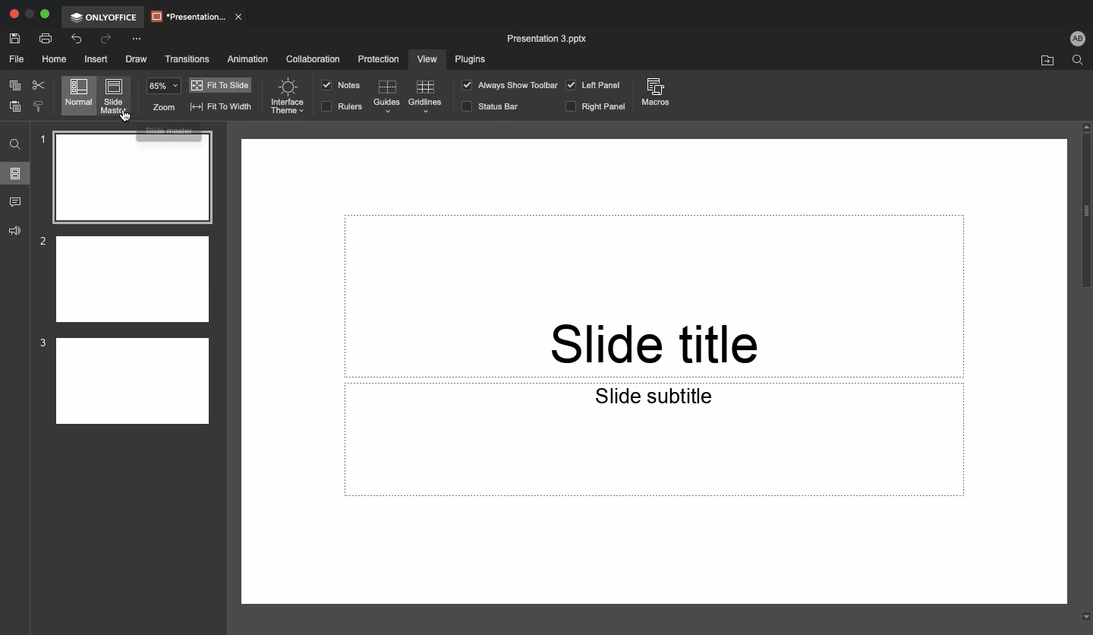 The height and width of the screenshot is (635, 1093). Describe the element at coordinates (286, 97) in the screenshot. I see `Interface theme` at that location.